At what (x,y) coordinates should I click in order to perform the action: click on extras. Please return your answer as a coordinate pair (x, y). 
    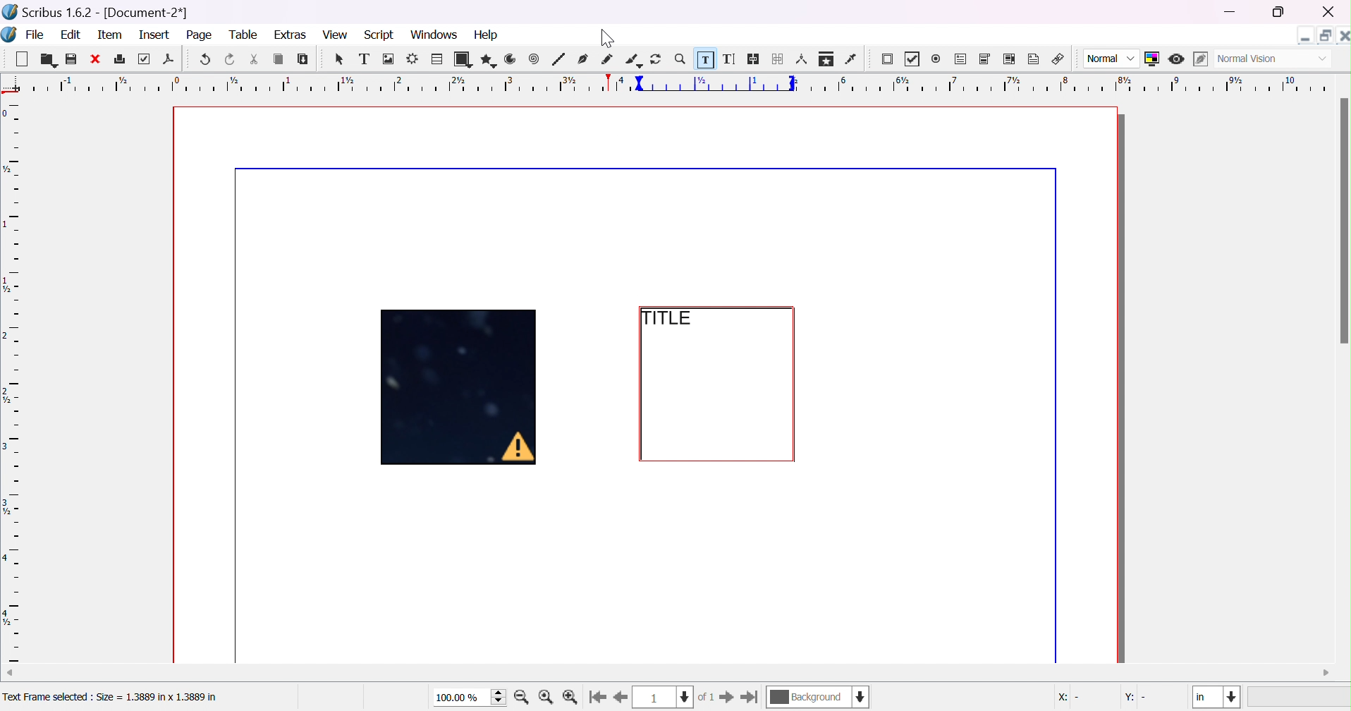
    Looking at the image, I should click on (291, 35).